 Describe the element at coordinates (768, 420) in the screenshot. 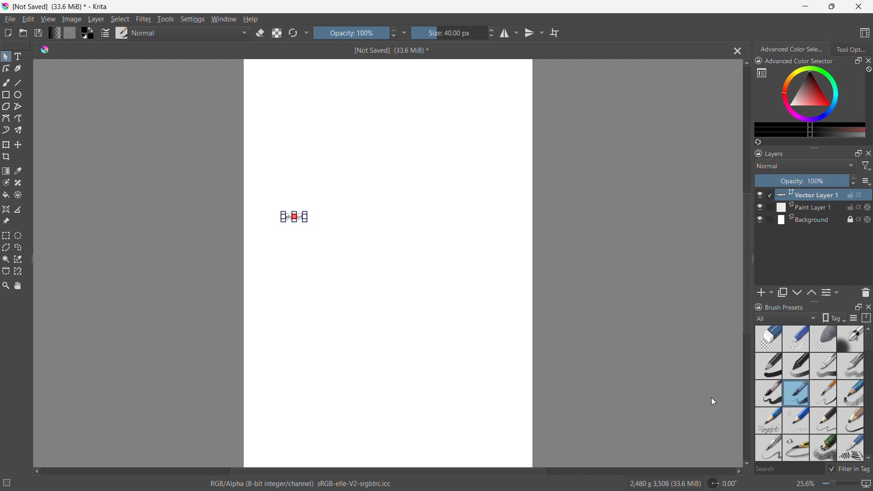

I see `pencil` at that location.